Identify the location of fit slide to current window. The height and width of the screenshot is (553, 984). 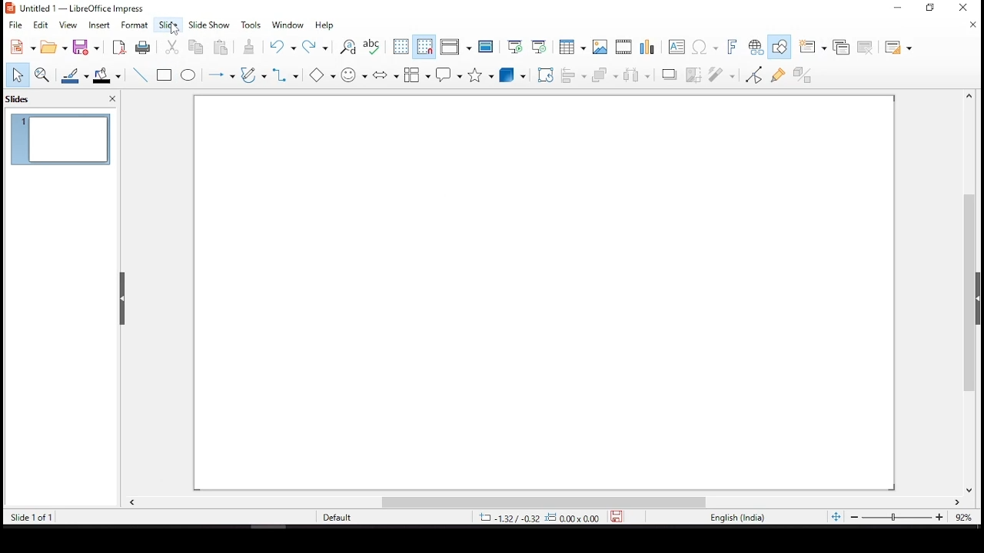
(835, 518).